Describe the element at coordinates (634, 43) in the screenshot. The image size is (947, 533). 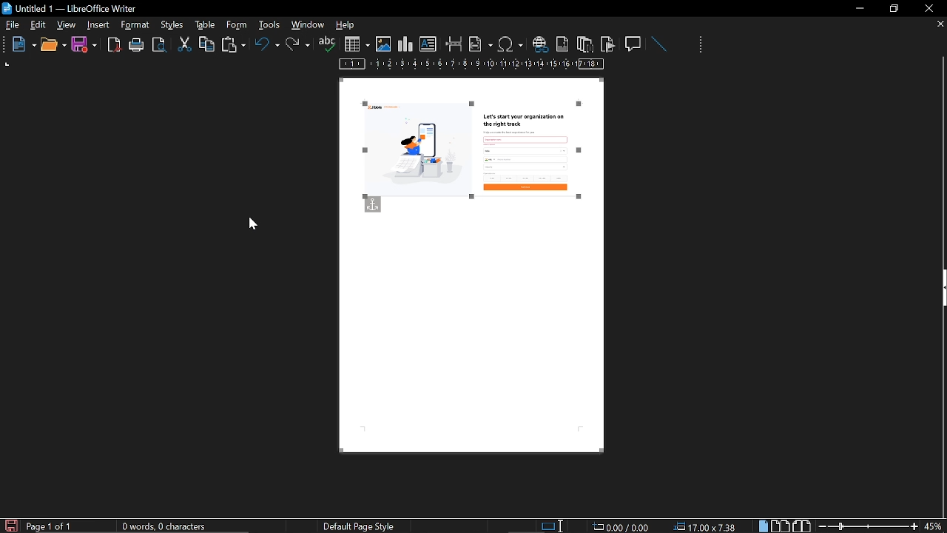
I see `insert comment` at that location.